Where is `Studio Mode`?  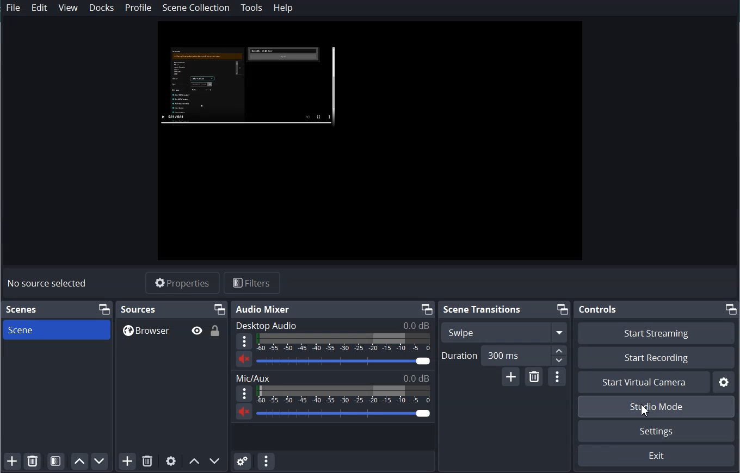 Studio Mode is located at coordinates (656, 406).